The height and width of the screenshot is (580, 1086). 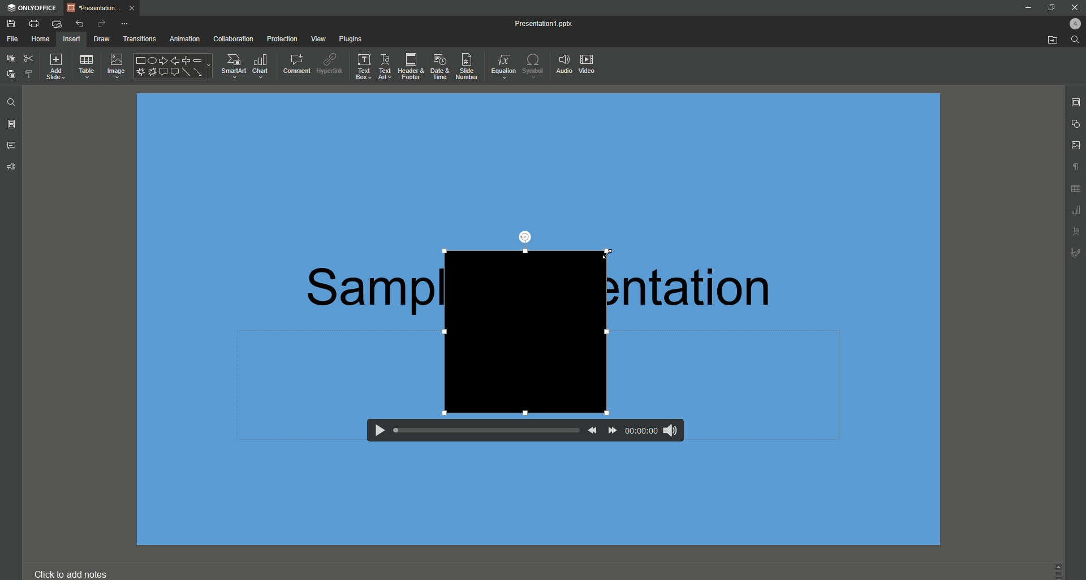 What do you see at coordinates (329, 63) in the screenshot?
I see `Hyperlink` at bounding box center [329, 63].